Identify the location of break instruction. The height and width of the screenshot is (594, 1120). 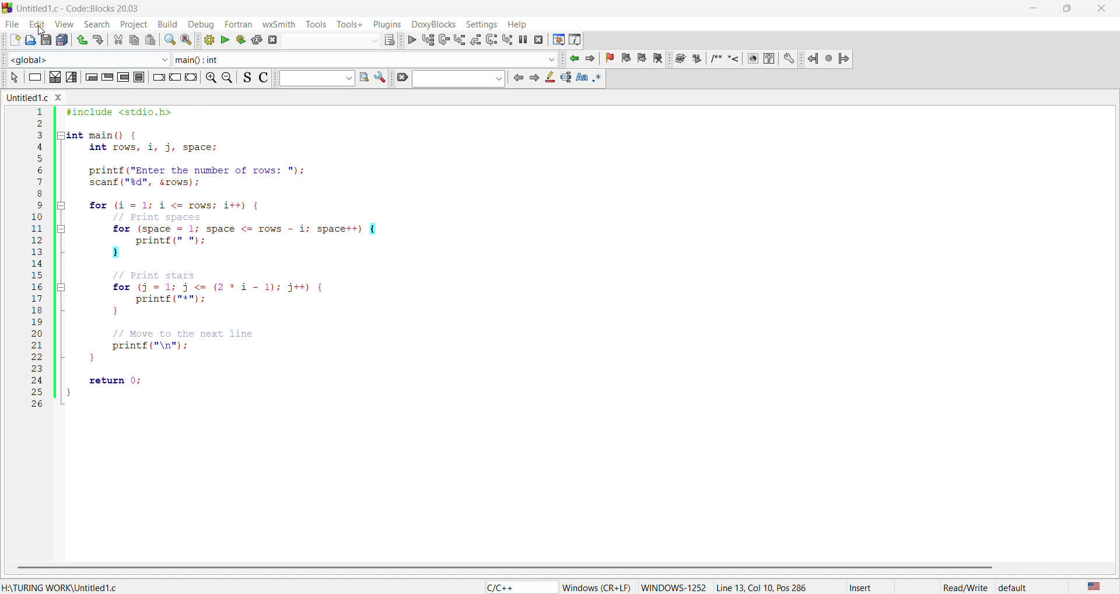
(158, 77).